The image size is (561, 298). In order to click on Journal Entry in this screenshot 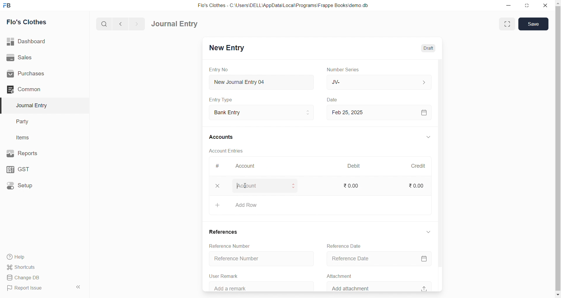, I will do `click(41, 105)`.